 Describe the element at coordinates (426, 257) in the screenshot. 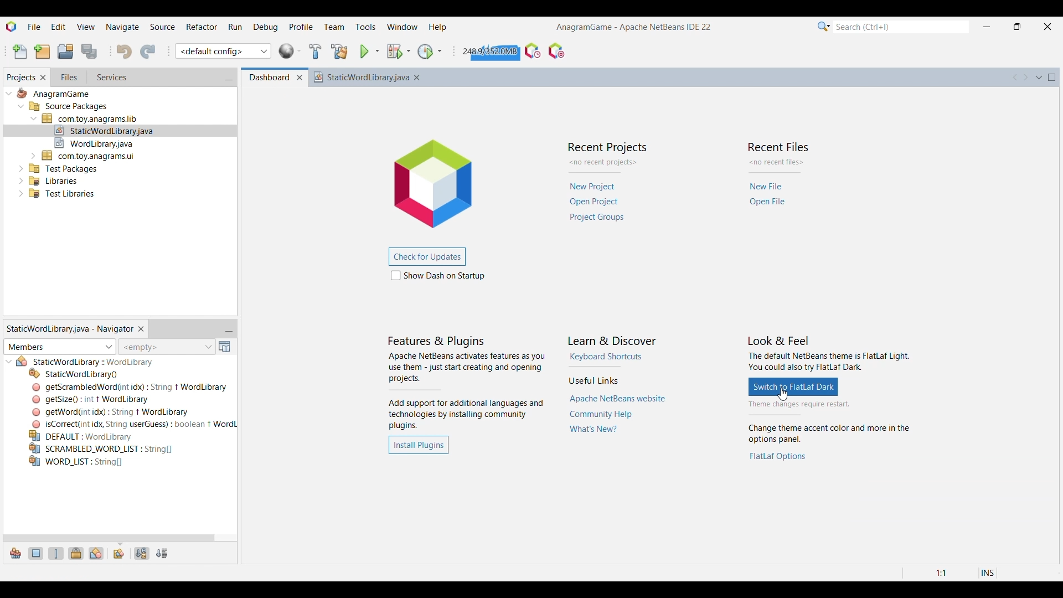

I see `Click to check for updates` at that location.